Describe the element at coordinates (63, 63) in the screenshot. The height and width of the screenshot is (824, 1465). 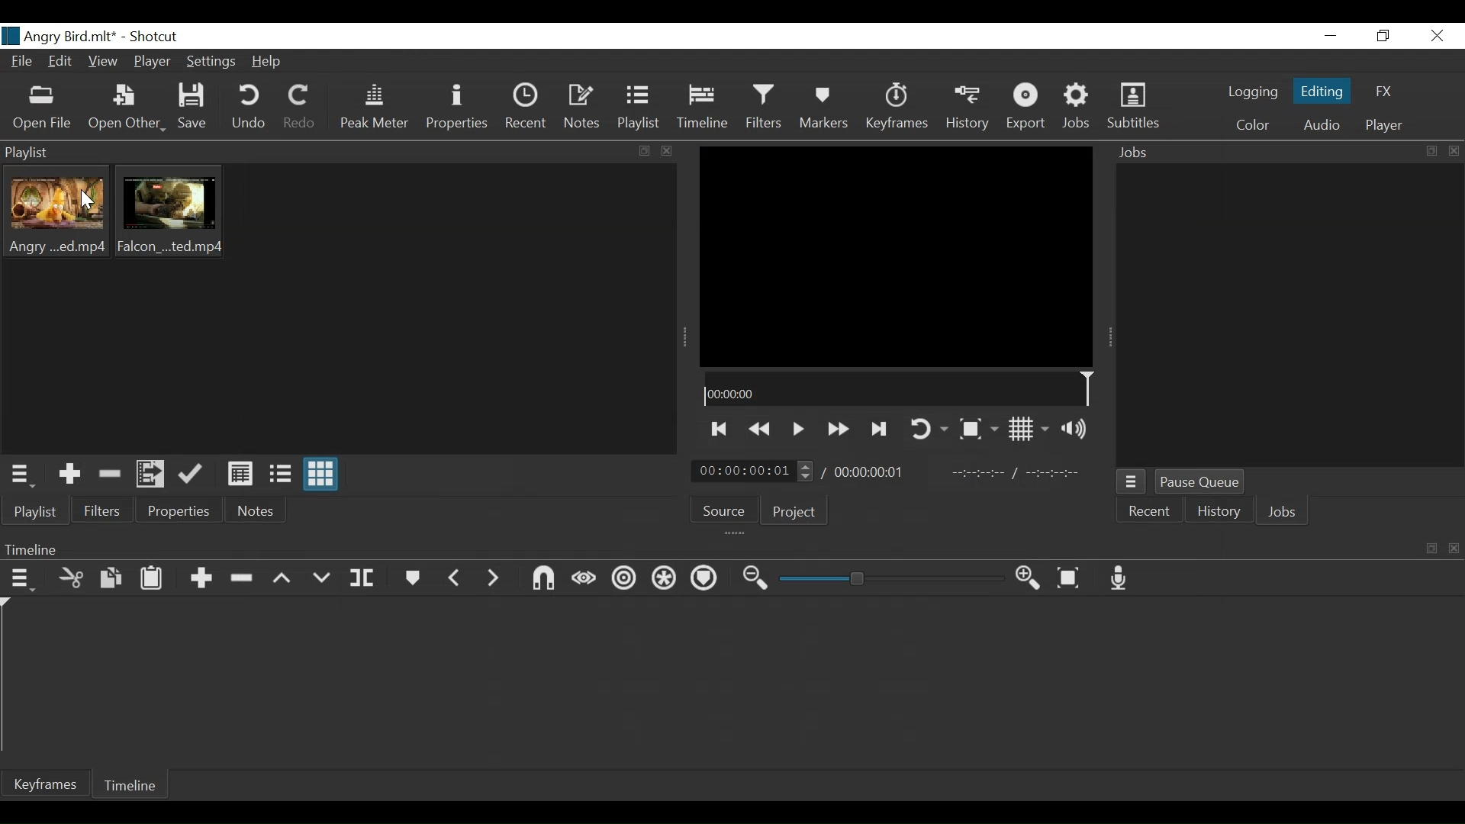
I see `Edit` at that location.